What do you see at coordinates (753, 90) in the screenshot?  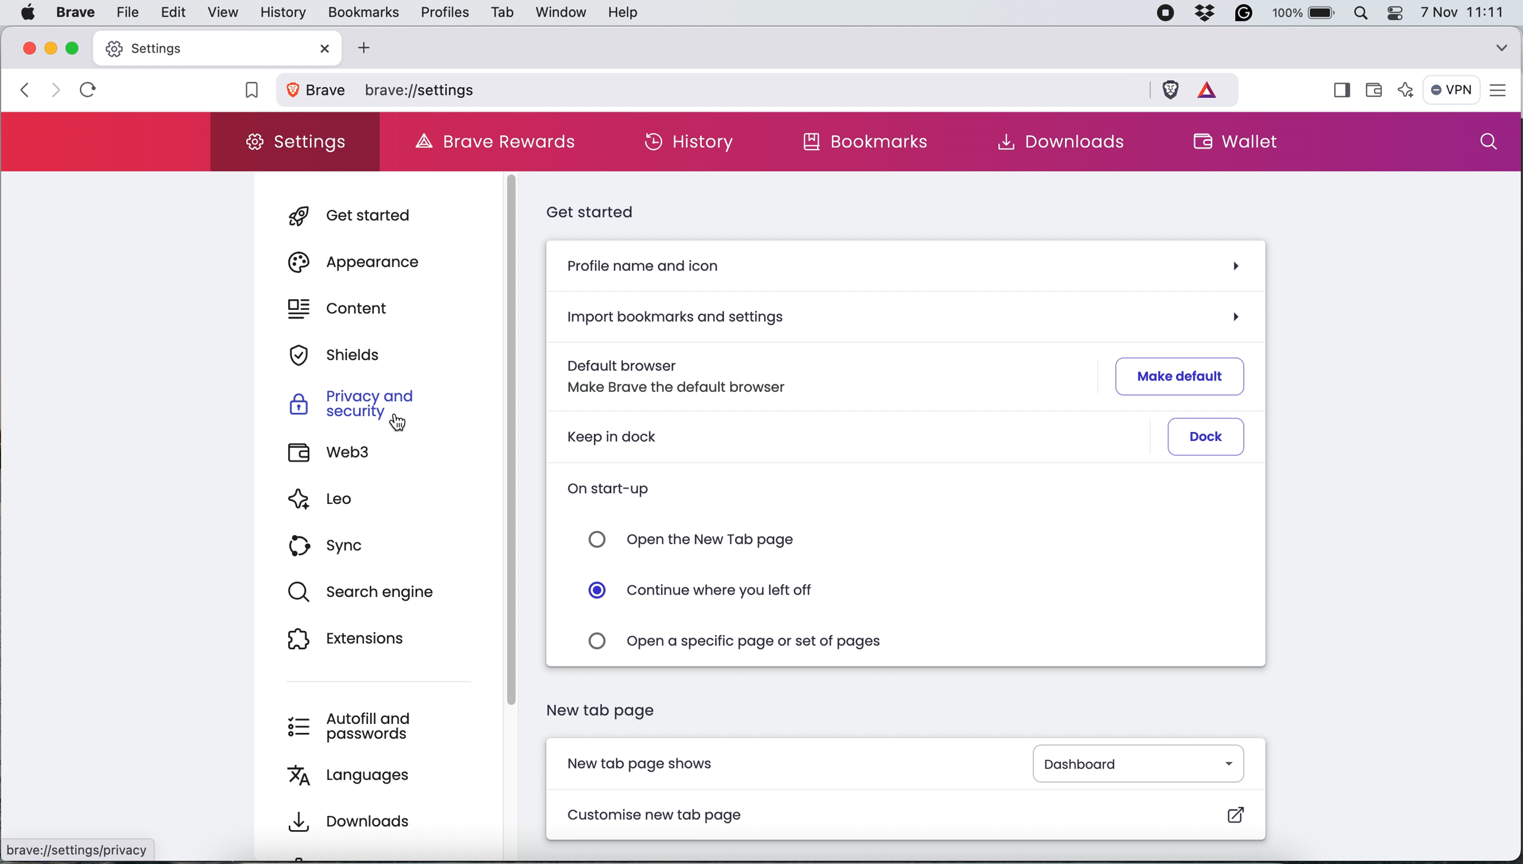 I see `brave settings` at bounding box center [753, 90].